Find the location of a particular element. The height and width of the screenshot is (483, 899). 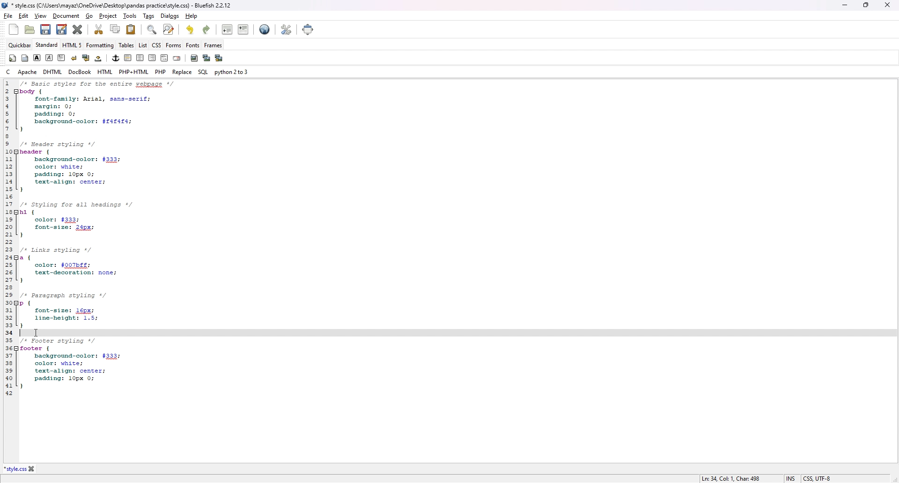

unindent is located at coordinates (228, 29).